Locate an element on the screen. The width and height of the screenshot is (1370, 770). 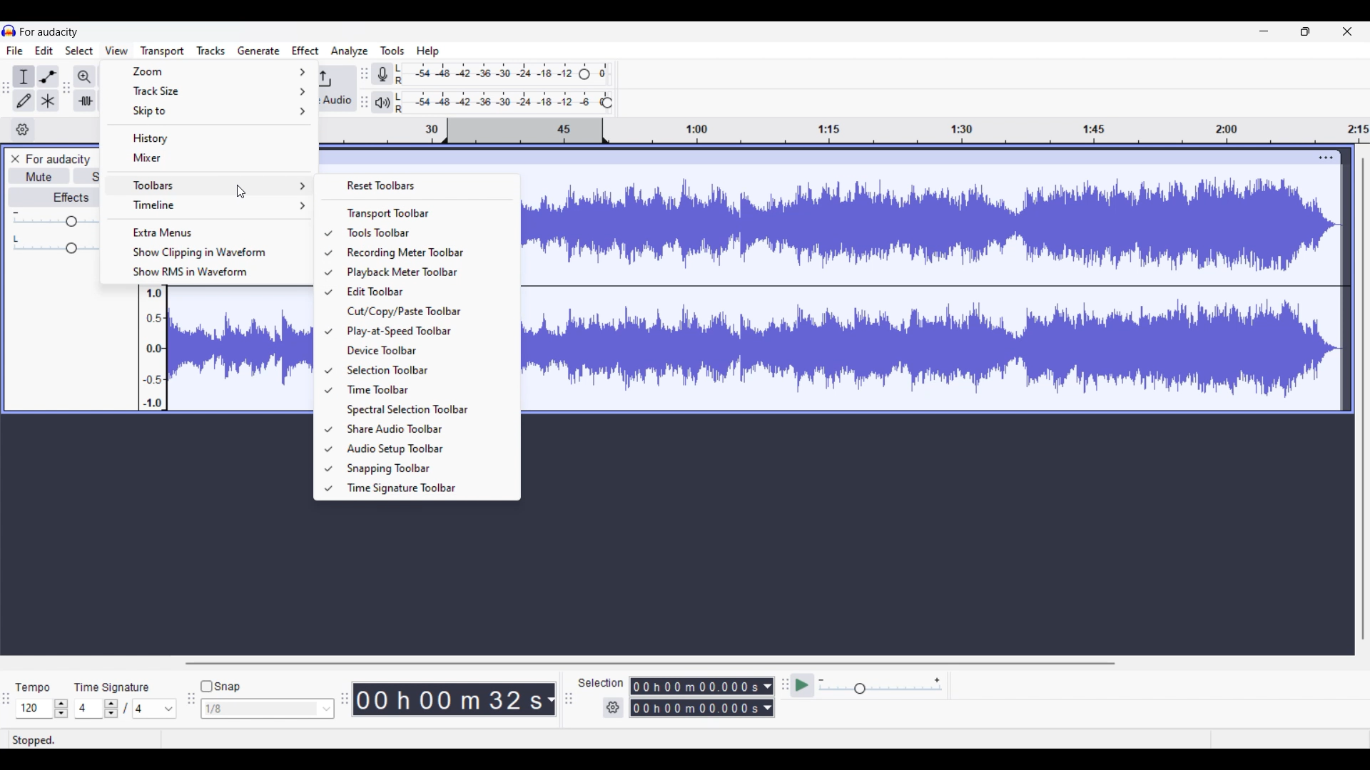
Pan scale is located at coordinates (54, 244).